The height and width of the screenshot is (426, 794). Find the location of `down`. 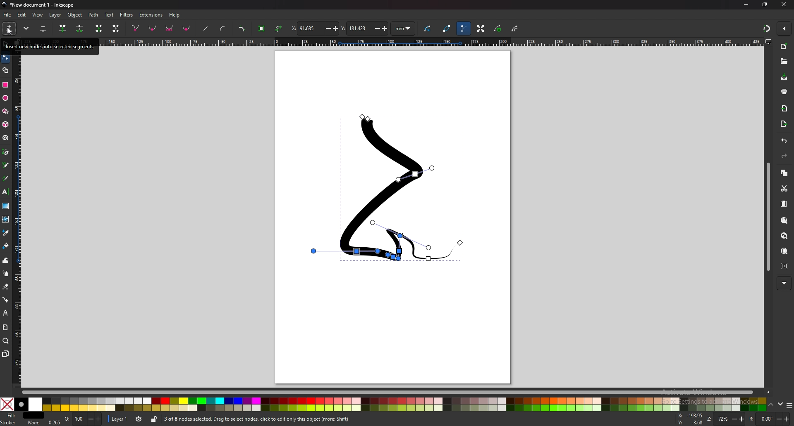

down is located at coordinates (780, 405).